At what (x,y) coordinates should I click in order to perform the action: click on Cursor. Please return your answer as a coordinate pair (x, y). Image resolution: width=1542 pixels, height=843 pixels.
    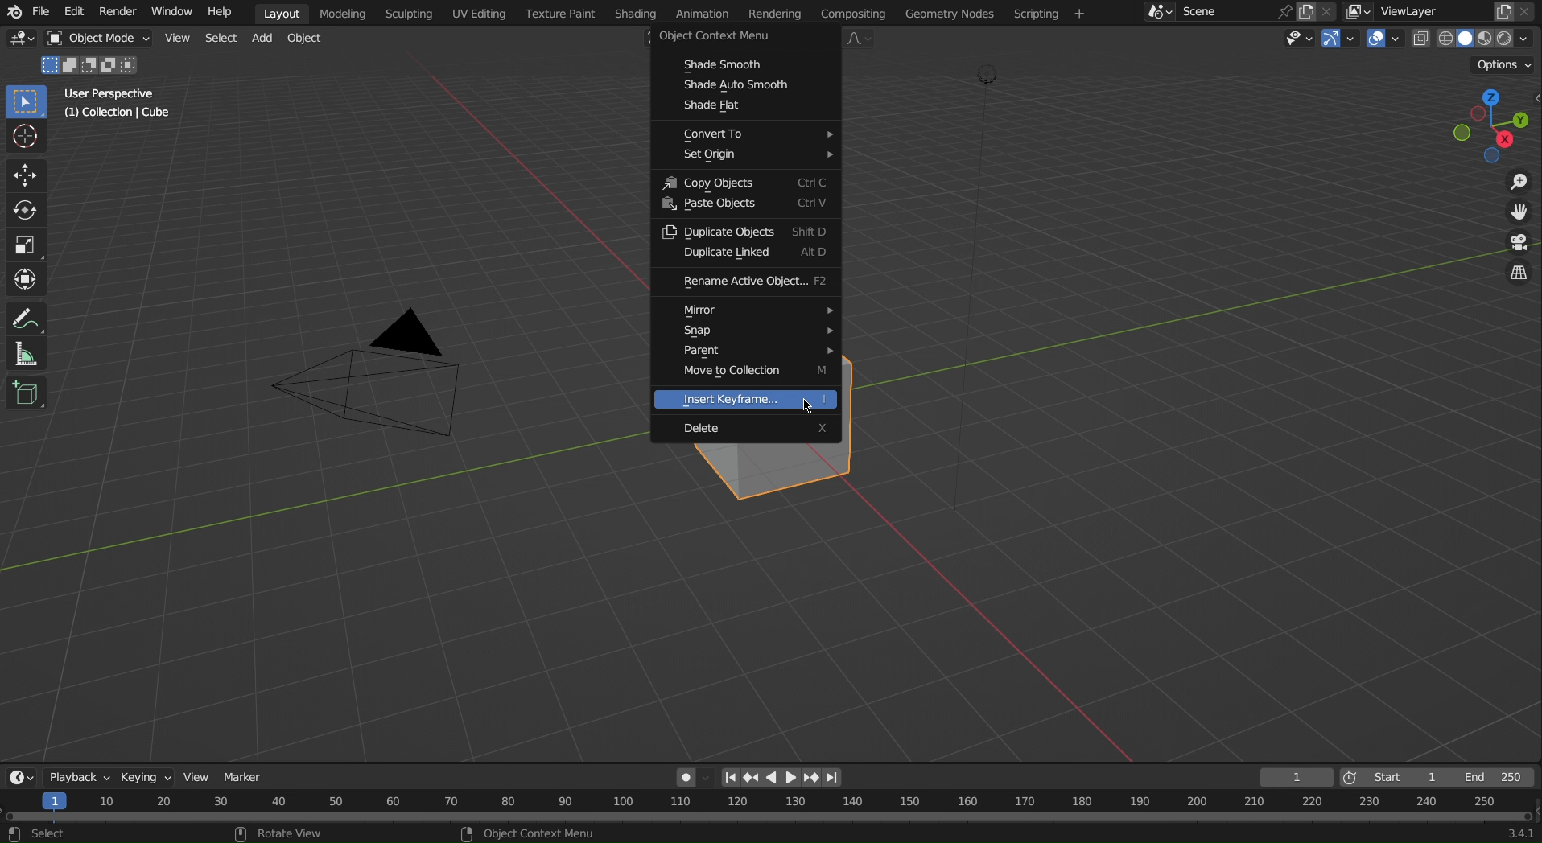
    Looking at the image, I should click on (24, 139).